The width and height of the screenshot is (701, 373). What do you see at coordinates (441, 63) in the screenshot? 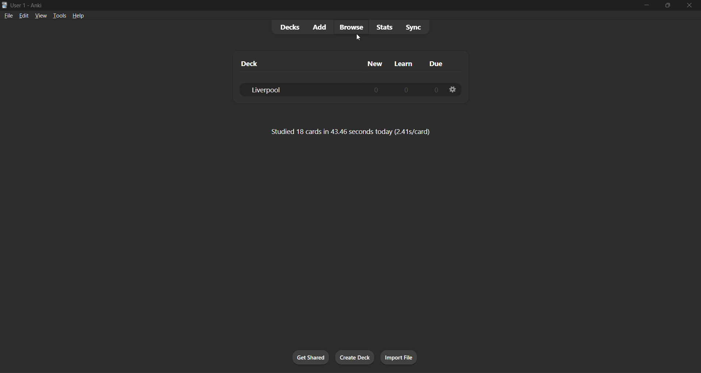
I see `due column` at bounding box center [441, 63].